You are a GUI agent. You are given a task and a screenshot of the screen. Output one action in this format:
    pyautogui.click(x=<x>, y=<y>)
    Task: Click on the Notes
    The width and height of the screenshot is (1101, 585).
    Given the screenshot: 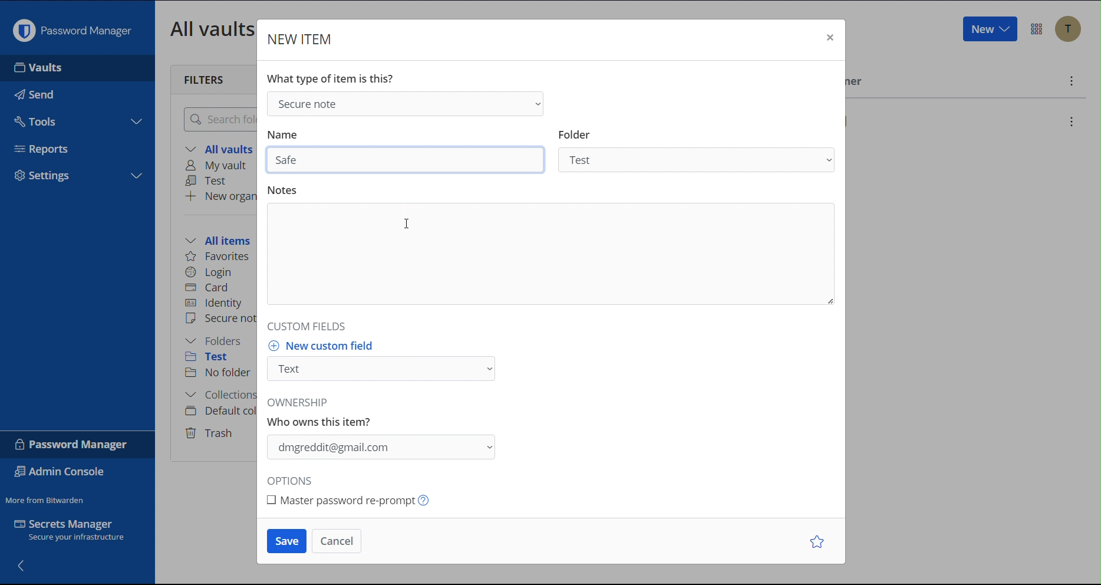 What is the action you would take?
    pyautogui.click(x=553, y=254)
    